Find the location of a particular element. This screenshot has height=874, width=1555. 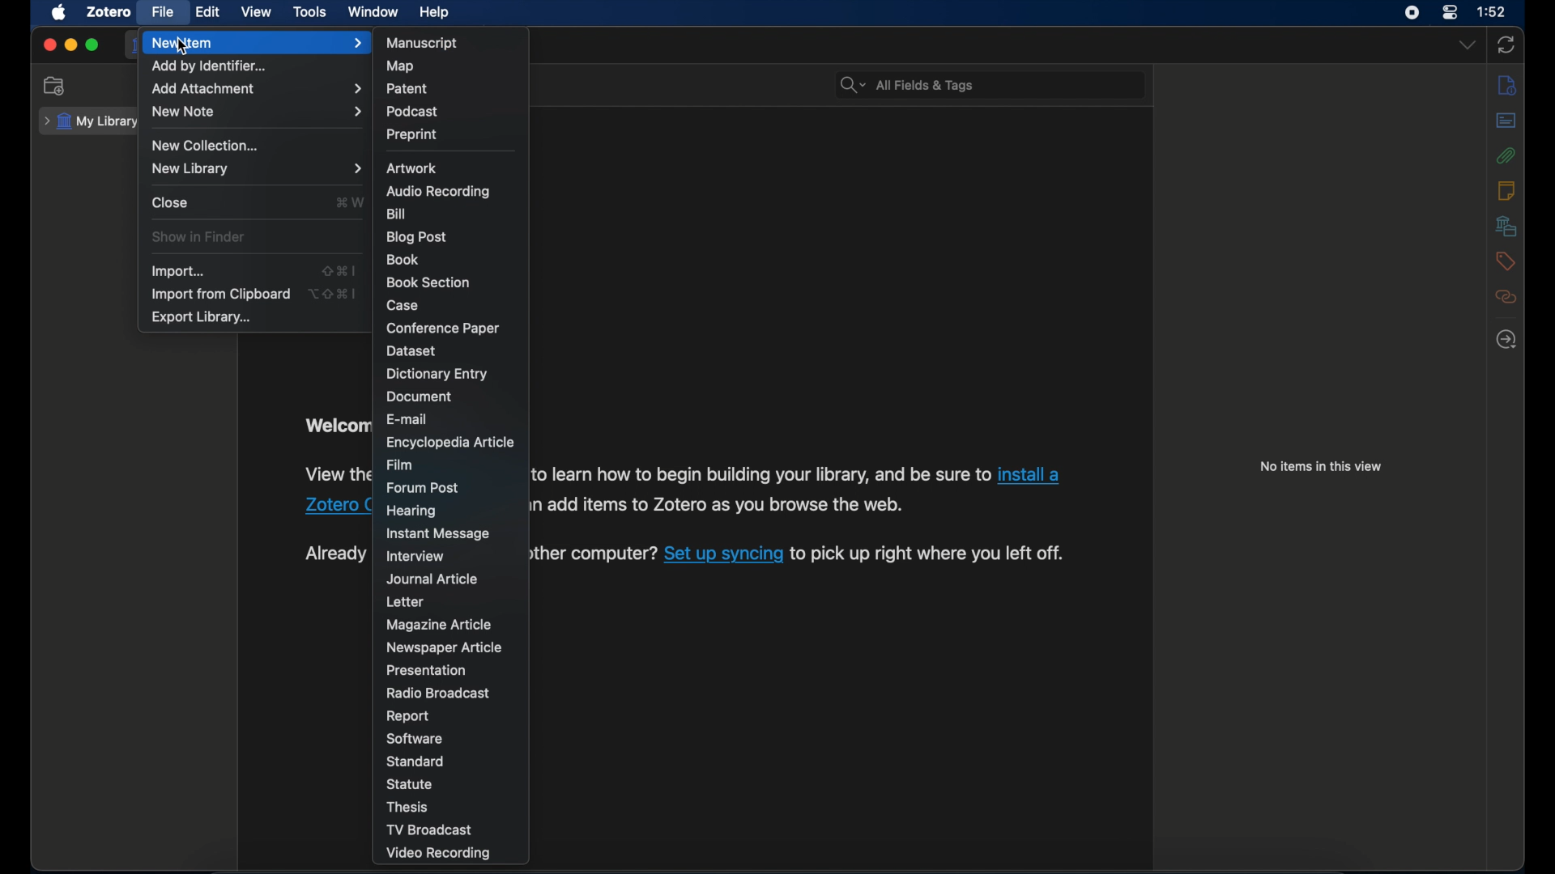

software is located at coordinates (415, 740).